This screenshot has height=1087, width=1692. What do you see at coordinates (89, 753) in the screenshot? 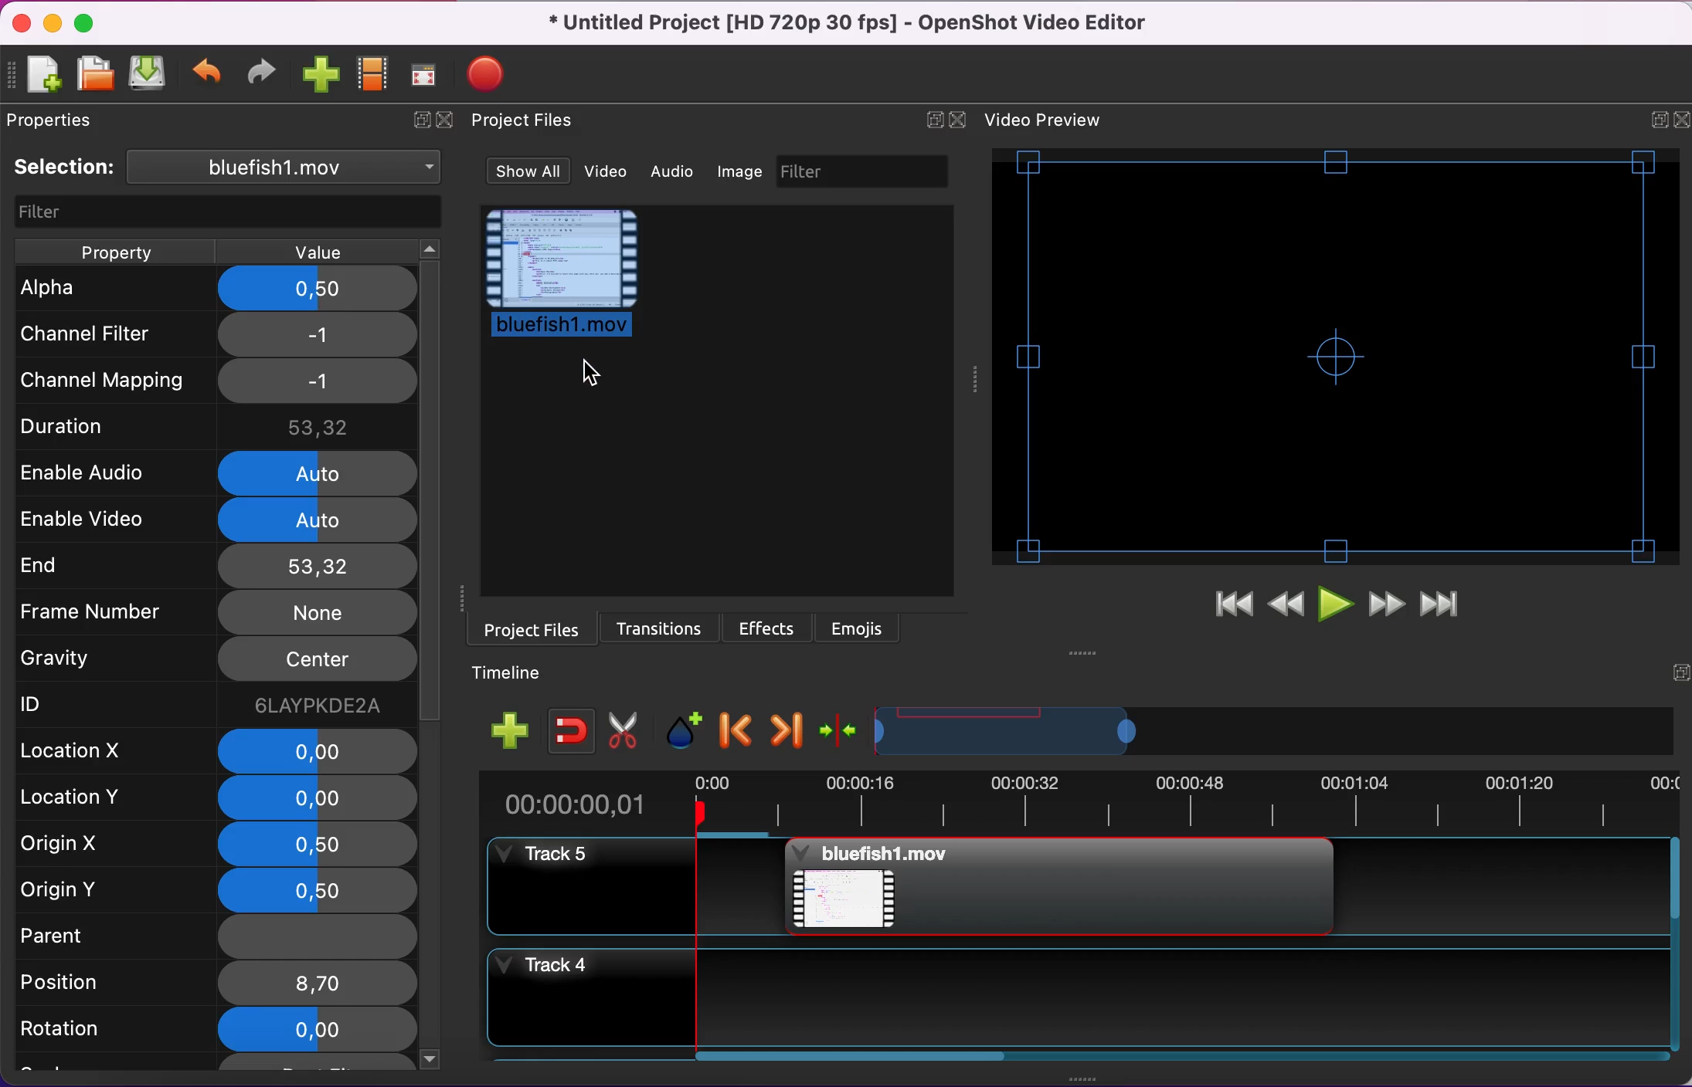
I see `location x` at bounding box center [89, 753].